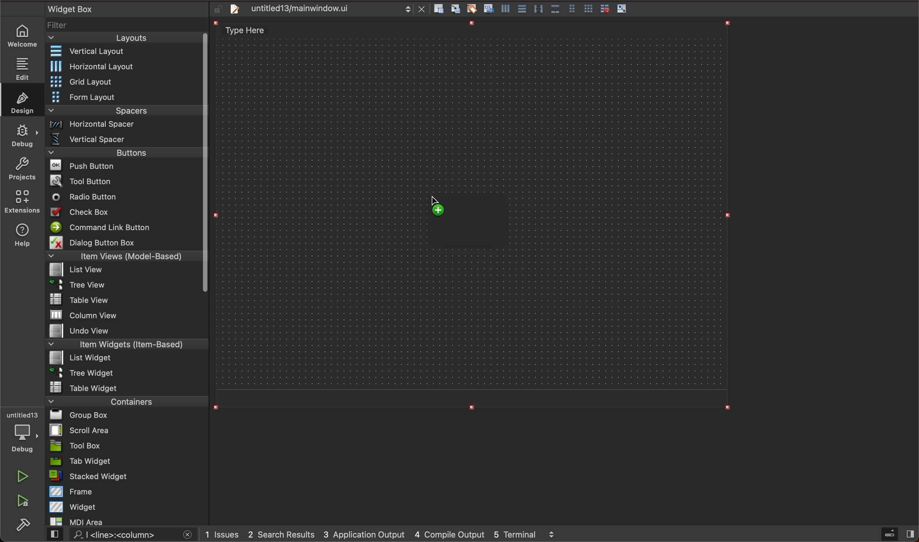 This screenshot has height=542, width=919. I want to click on file tab, so click(324, 11).